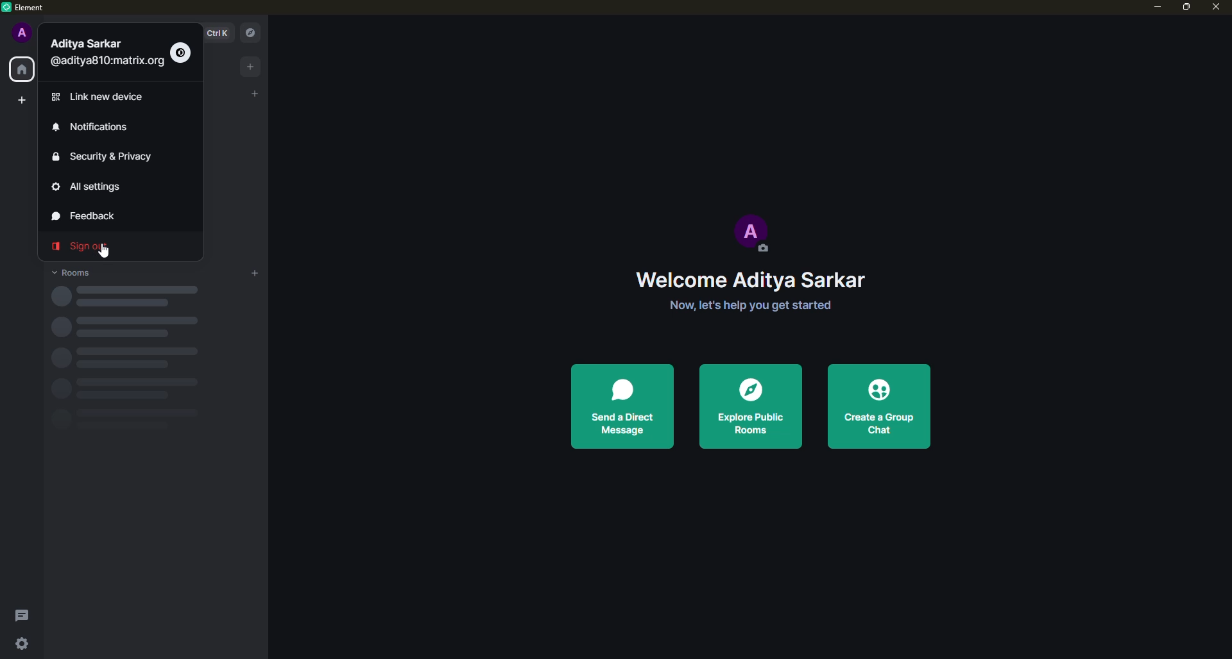 This screenshot has height=659, width=1232. I want to click on minimize, so click(1158, 10).